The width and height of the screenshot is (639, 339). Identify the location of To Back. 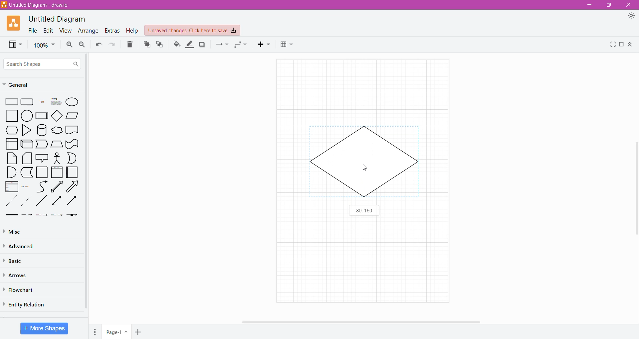
(160, 44).